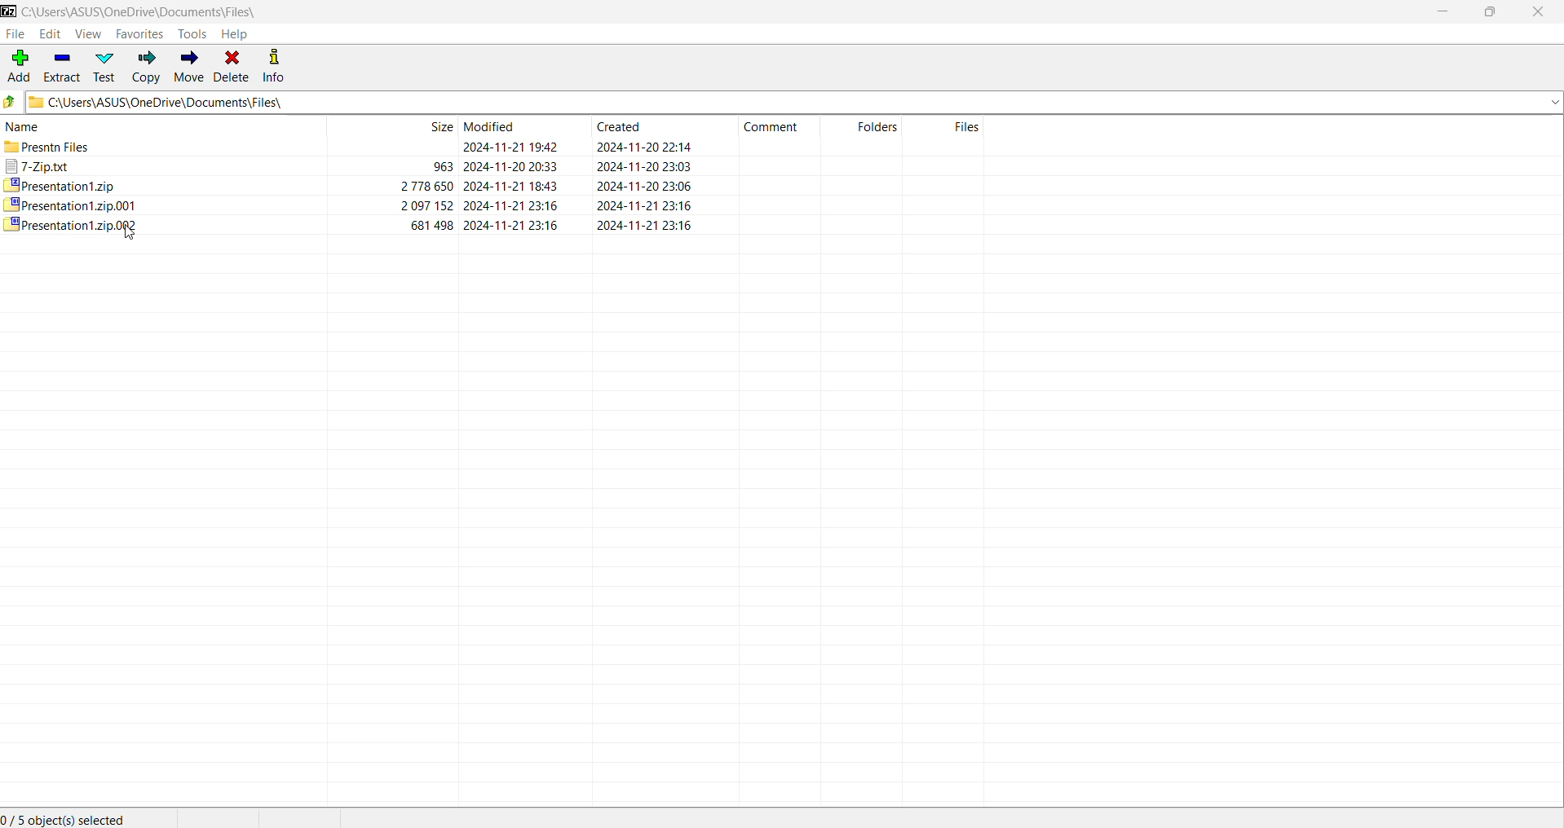 The image size is (1564, 828). Describe the element at coordinates (513, 205) in the screenshot. I see `2024-11-21 23:16` at that location.